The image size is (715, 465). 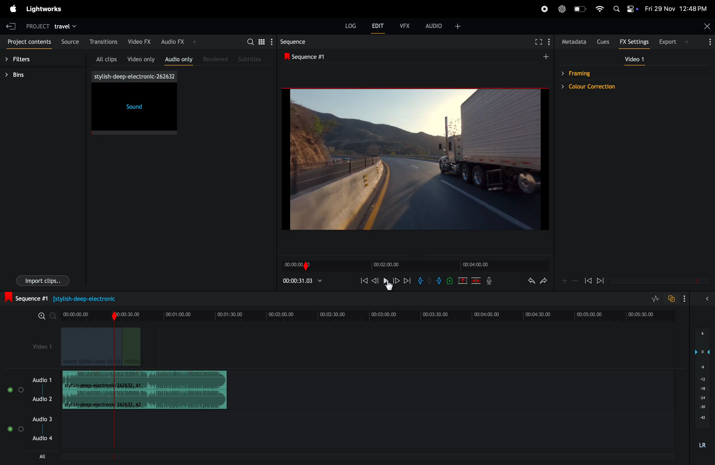 I want to click on search, so click(x=249, y=41).